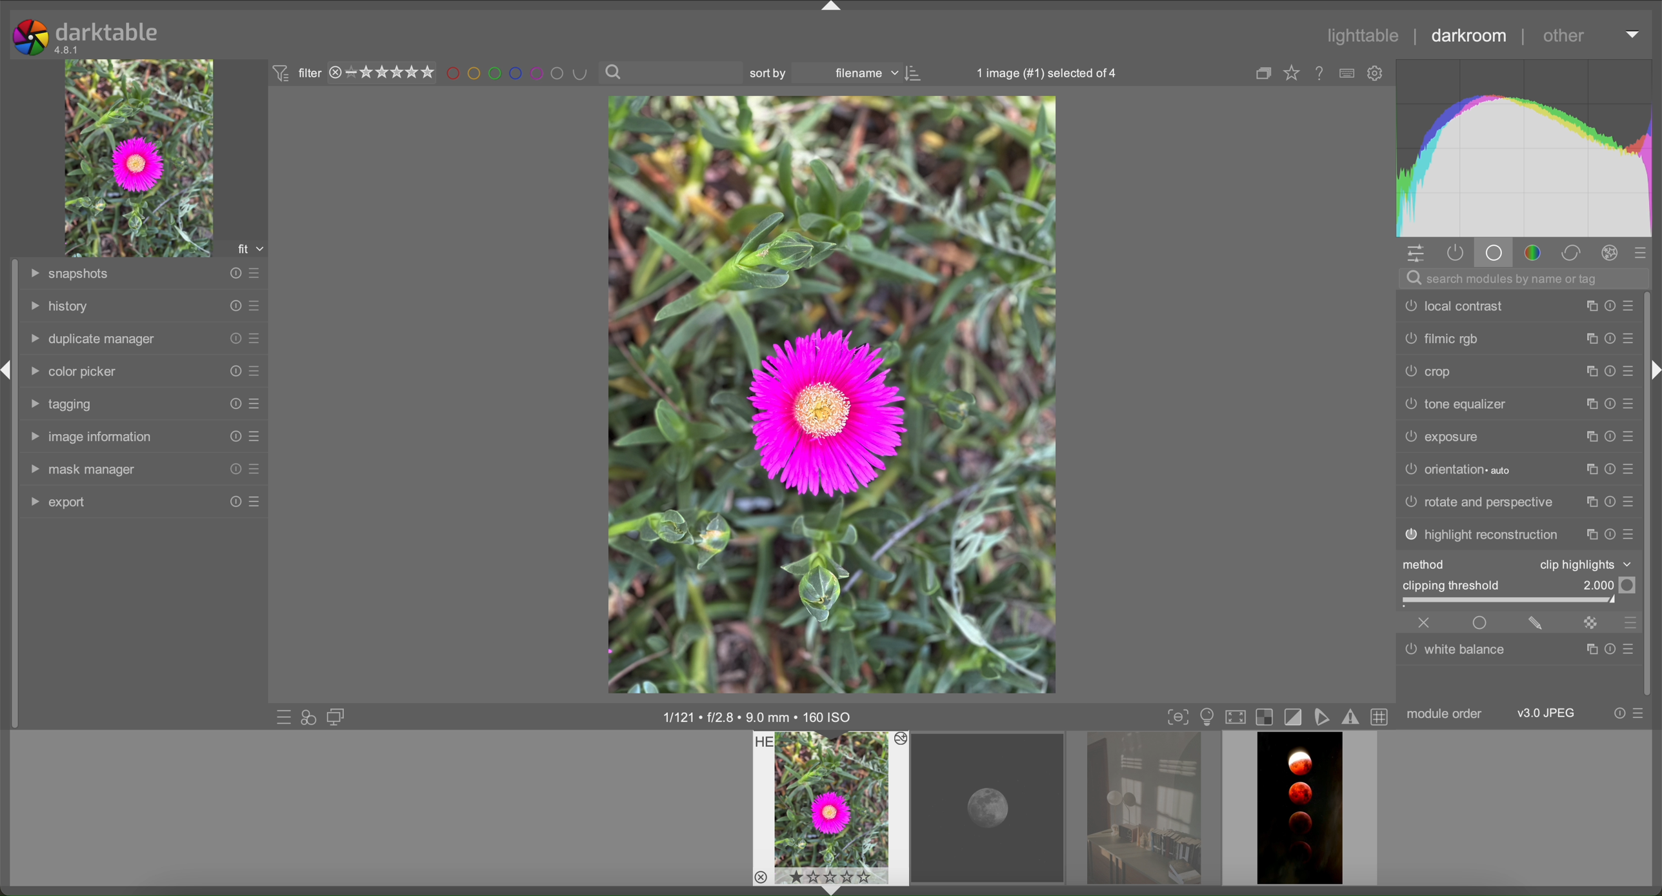 This screenshot has width=1662, height=896. What do you see at coordinates (1632, 470) in the screenshot?
I see `presets` at bounding box center [1632, 470].